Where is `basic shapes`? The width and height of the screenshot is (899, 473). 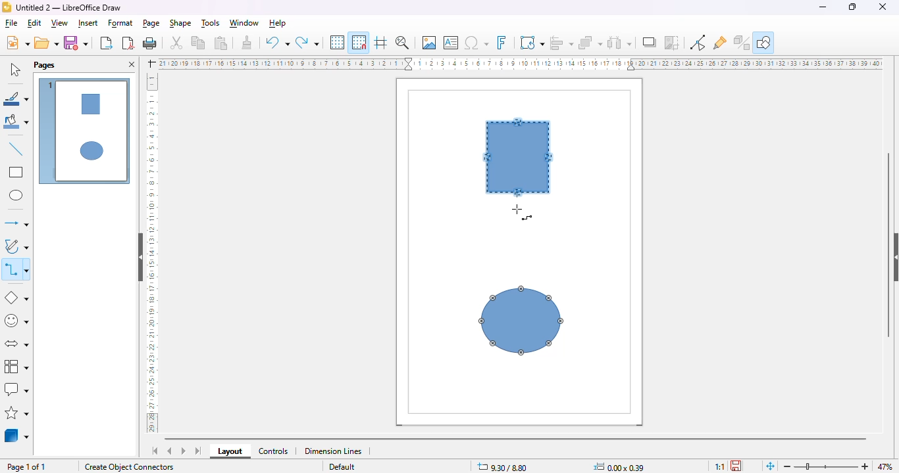 basic shapes is located at coordinates (17, 298).